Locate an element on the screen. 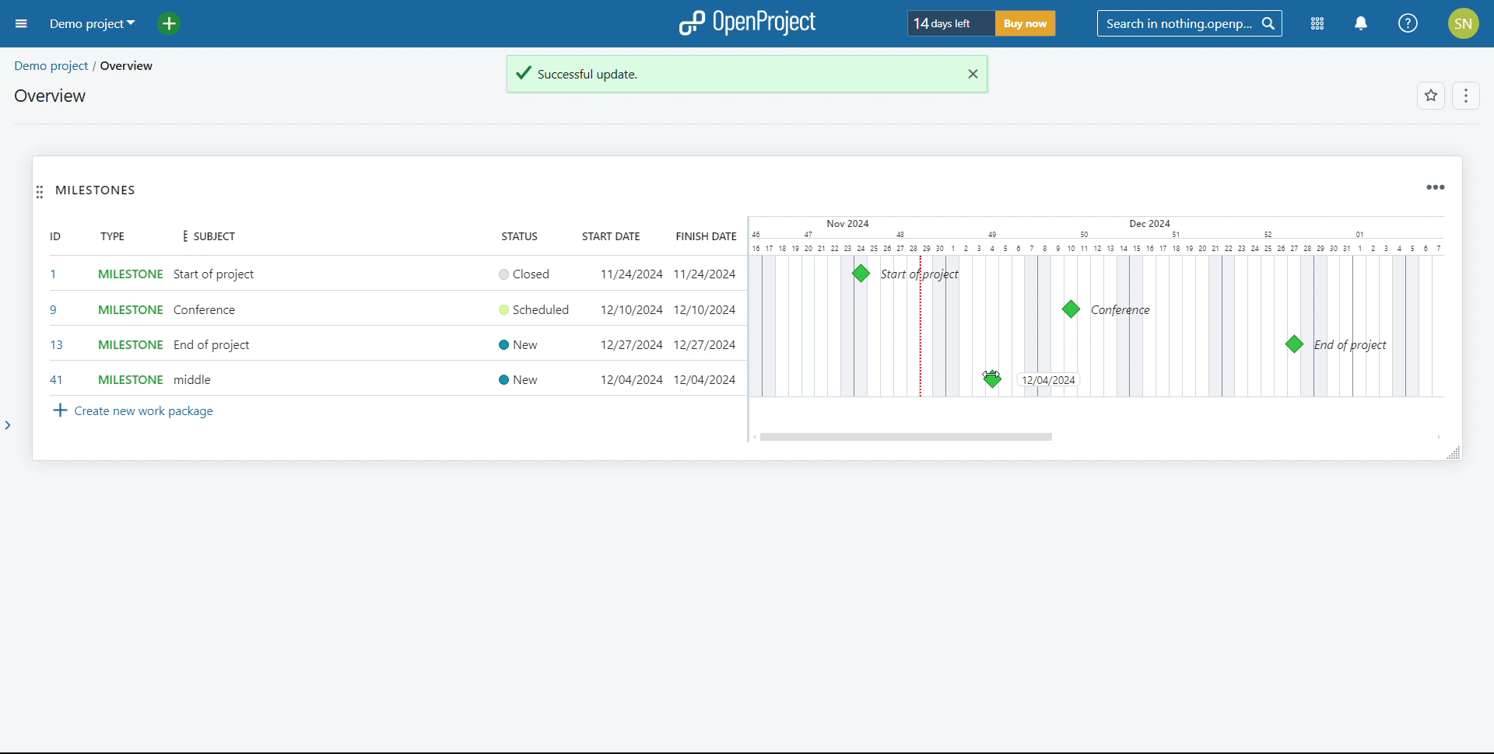 Image resolution: width=1494 pixels, height=754 pixels. options is located at coordinates (1468, 96).